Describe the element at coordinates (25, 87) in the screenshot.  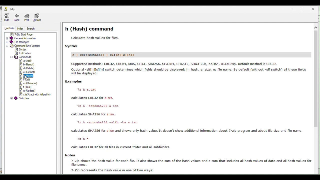
I see `t(test)` at that location.